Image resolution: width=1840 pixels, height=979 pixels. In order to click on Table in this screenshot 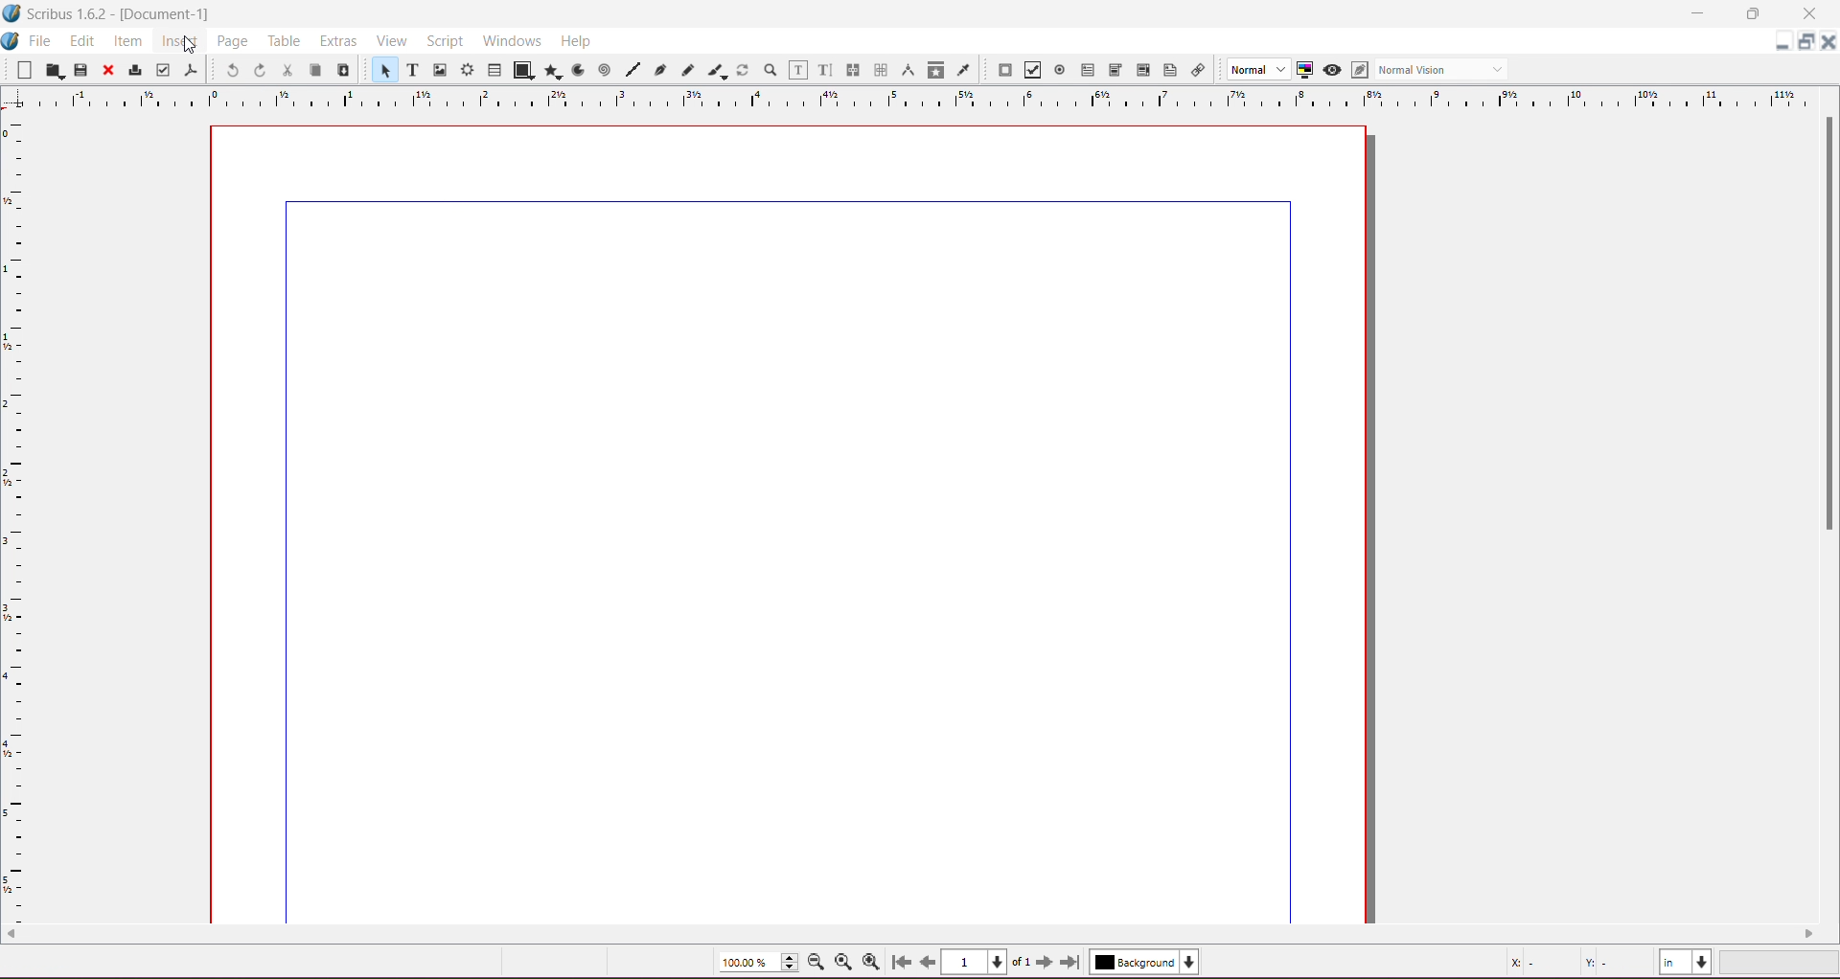, I will do `click(287, 42)`.